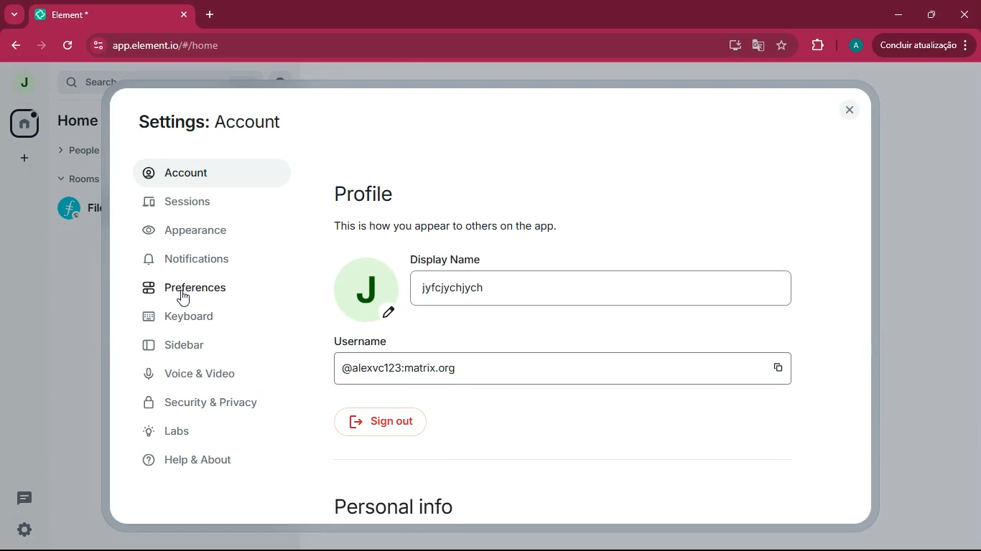 This screenshot has height=551, width=981. What do you see at coordinates (184, 298) in the screenshot?
I see `cursor` at bounding box center [184, 298].